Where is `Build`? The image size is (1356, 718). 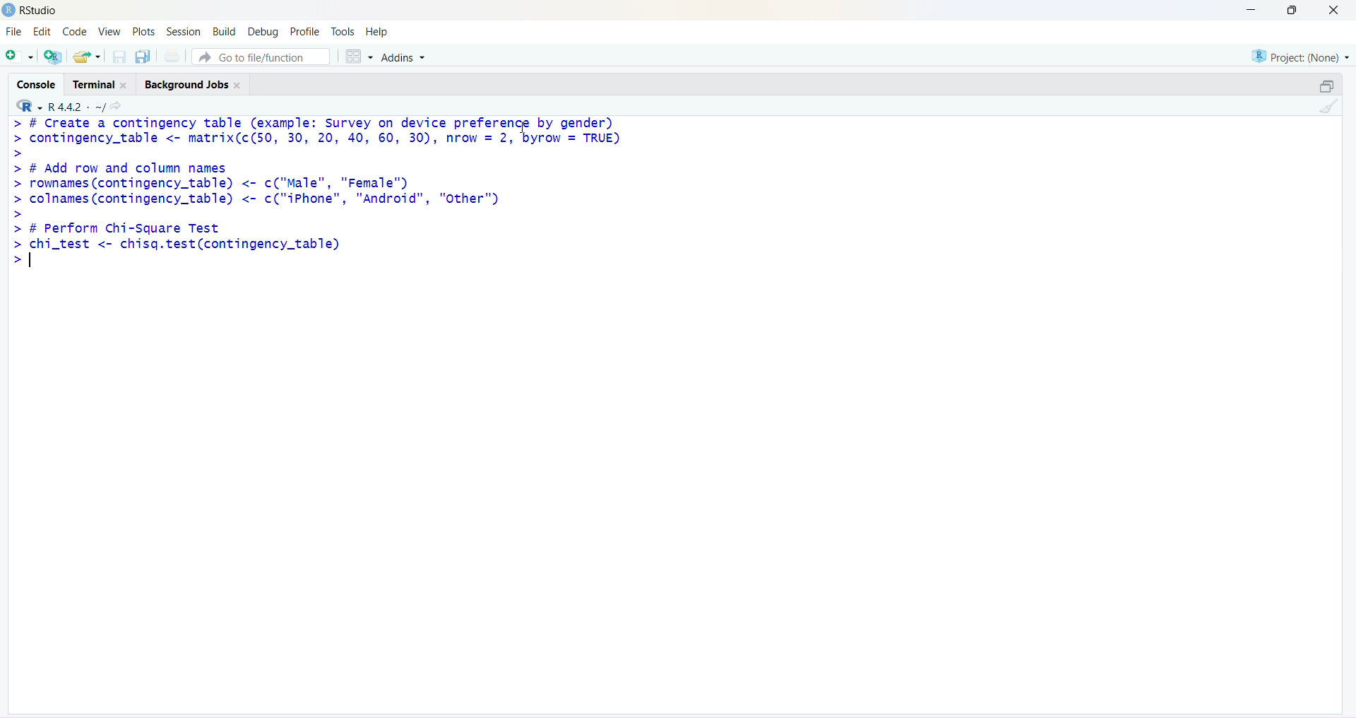
Build is located at coordinates (224, 31).